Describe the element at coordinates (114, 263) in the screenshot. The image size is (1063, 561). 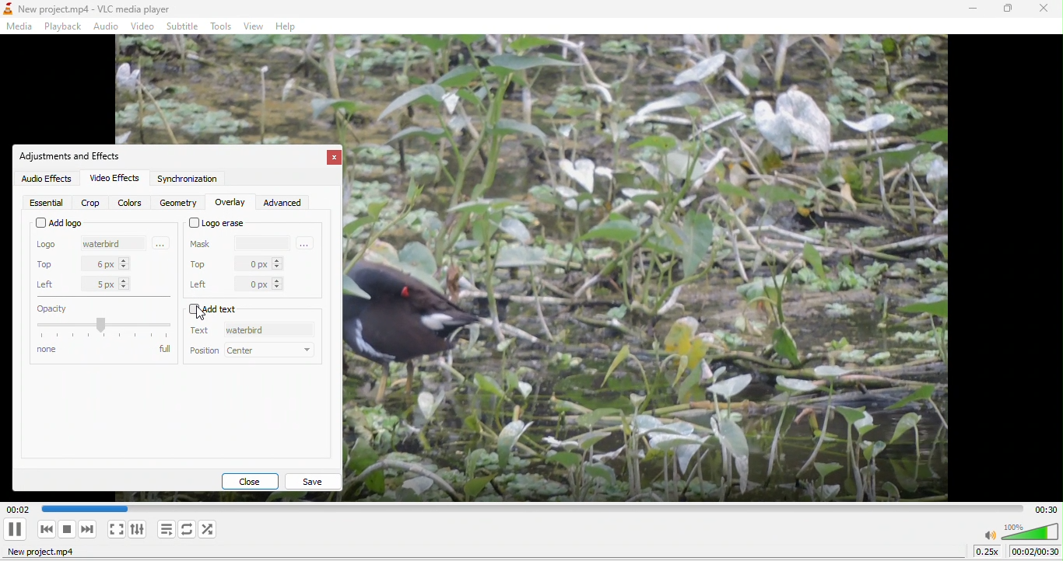
I see ` 6 px` at that location.